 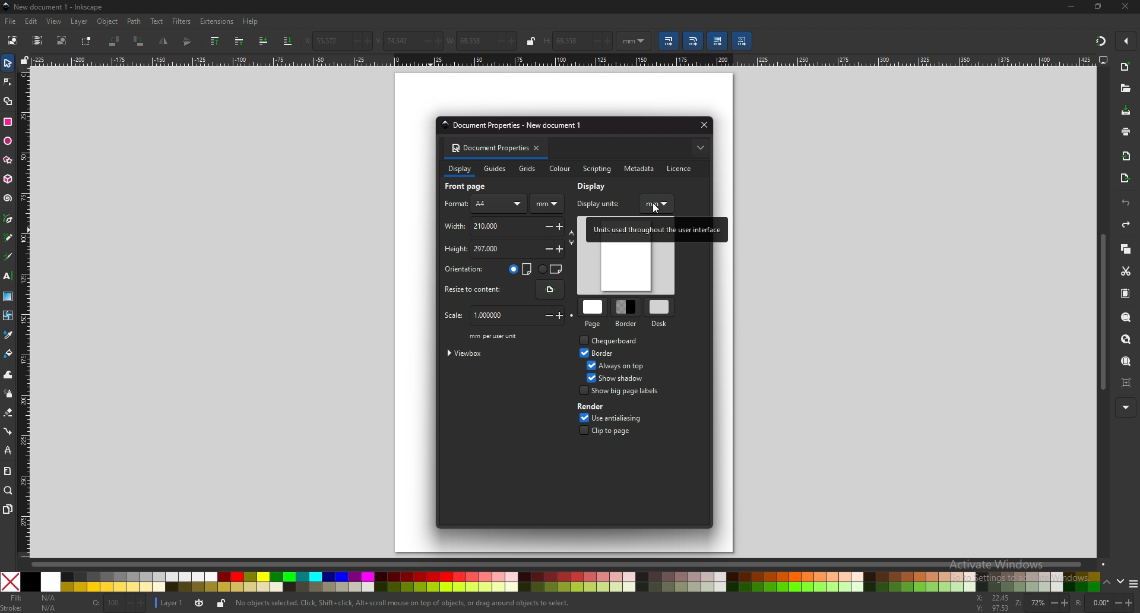 What do you see at coordinates (482, 226) in the screenshot?
I see `width` at bounding box center [482, 226].